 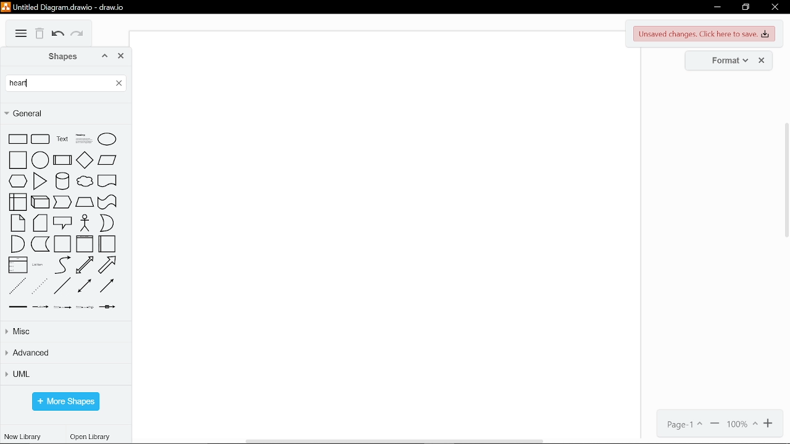 What do you see at coordinates (725, 60) in the screenshot?
I see `format` at bounding box center [725, 60].